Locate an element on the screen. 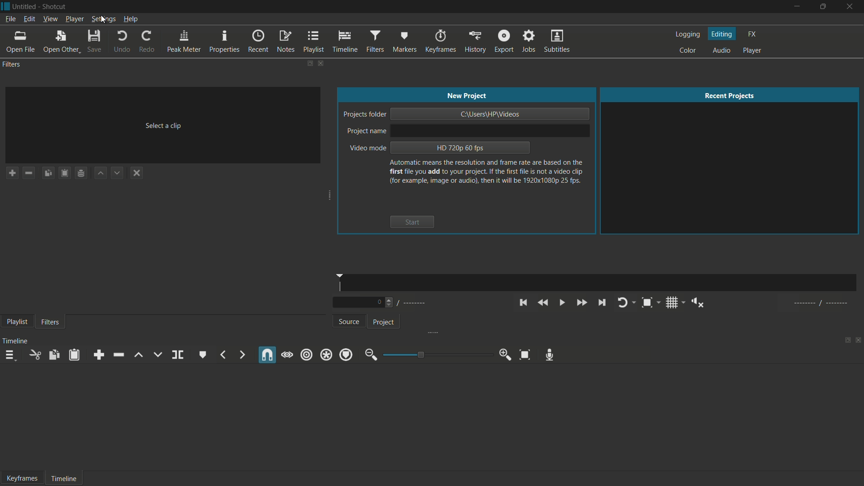  playlist is located at coordinates (314, 42).